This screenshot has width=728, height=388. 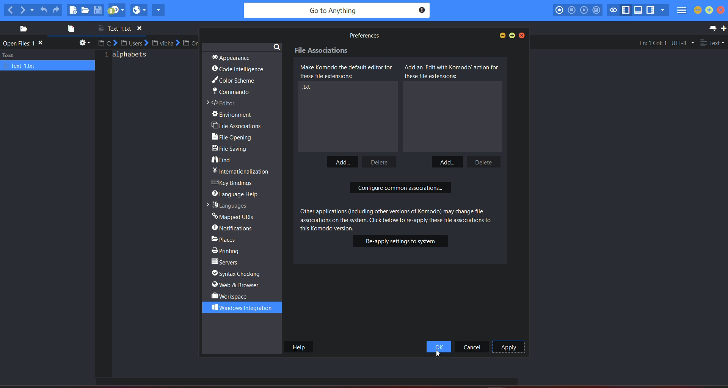 I want to click on next, so click(x=27, y=9).